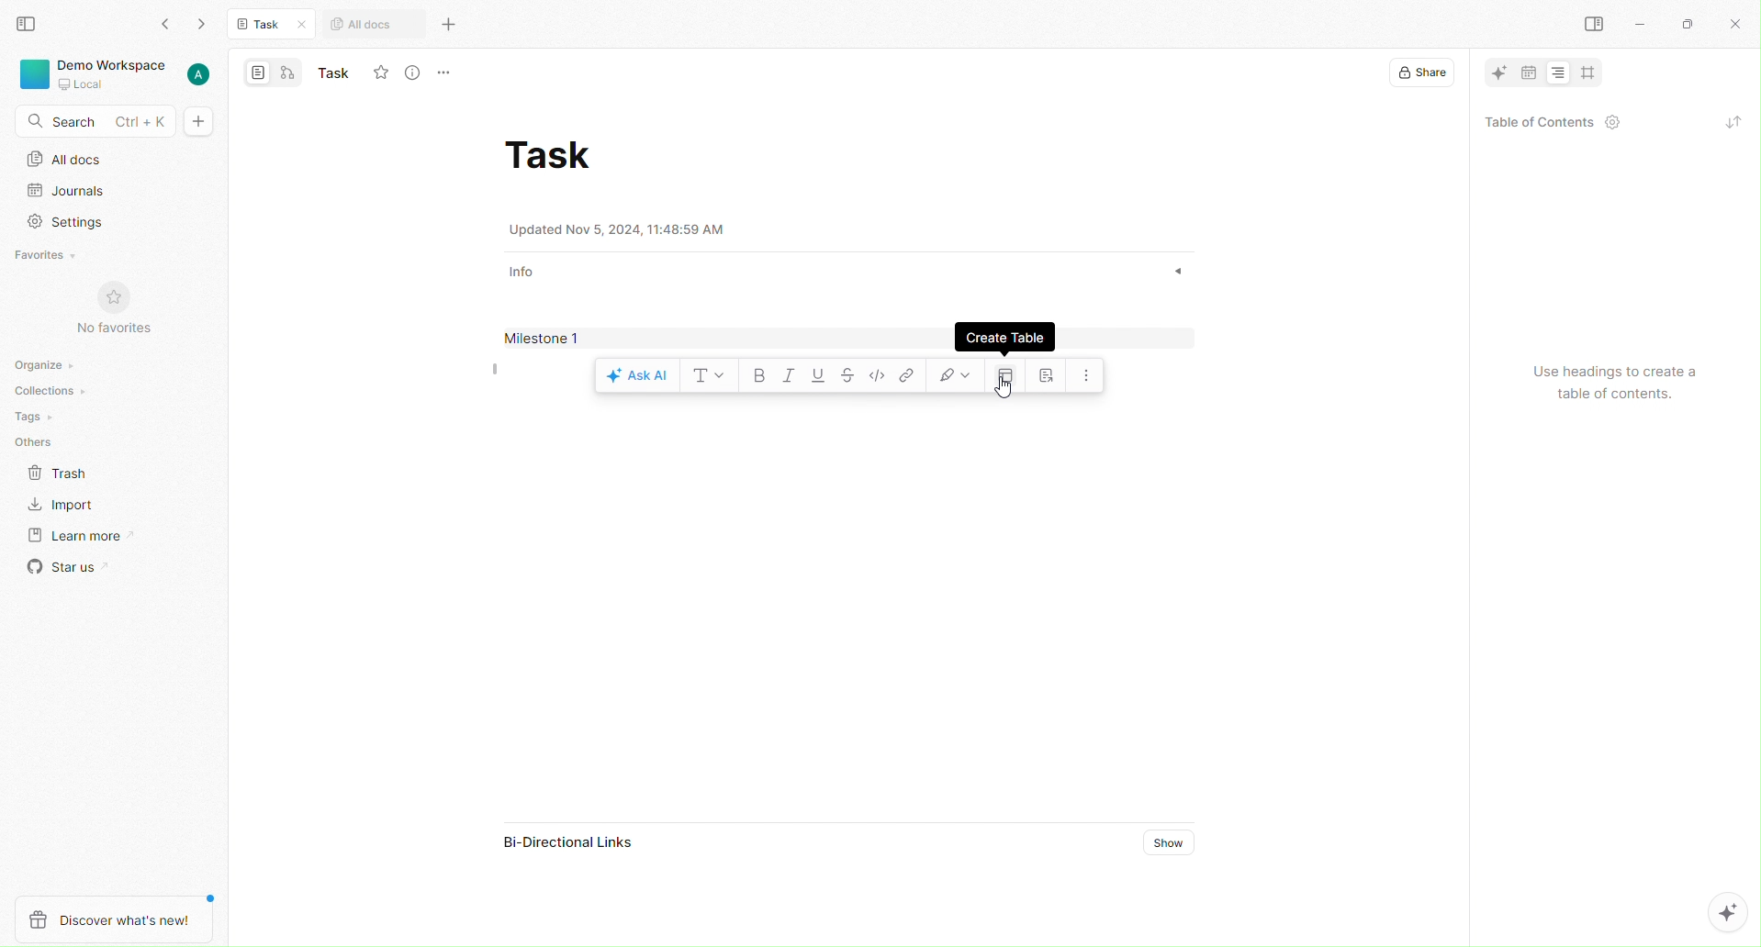 This screenshot has height=947, width=1761. What do you see at coordinates (69, 506) in the screenshot?
I see `Import` at bounding box center [69, 506].